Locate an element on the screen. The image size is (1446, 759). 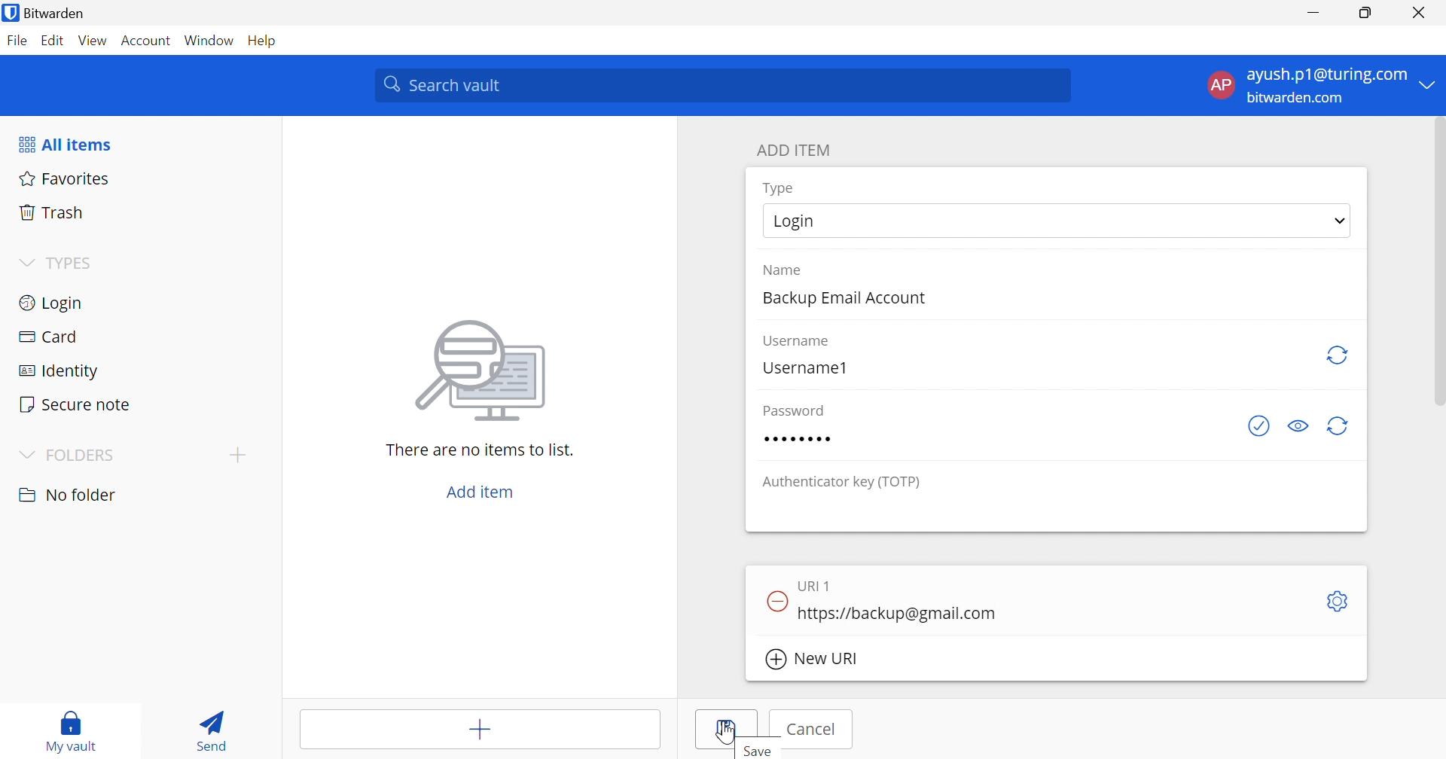
All items is located at coordinates (67, 144).